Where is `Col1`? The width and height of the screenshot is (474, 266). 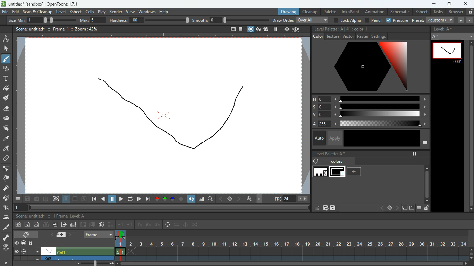
Col1 is located at coordinates (65, 252).